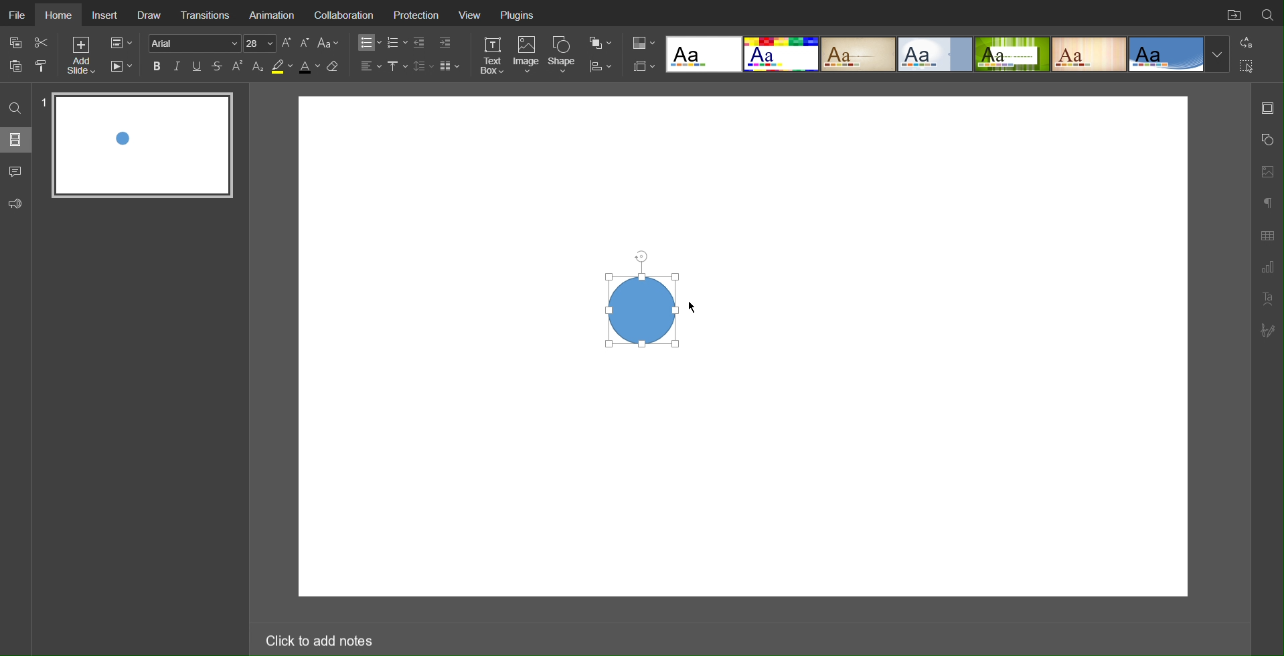 The width and height of the screenshot is (1284, 656). I want to click on Distribution, so click(600, 65).